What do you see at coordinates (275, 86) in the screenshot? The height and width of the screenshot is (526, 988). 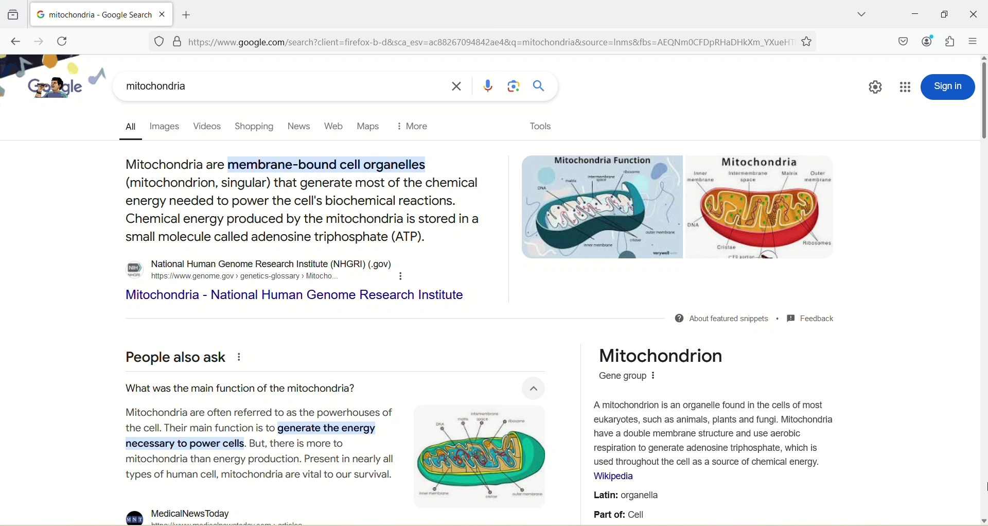 I see `mitochondria` at bounding box center [275, 86].